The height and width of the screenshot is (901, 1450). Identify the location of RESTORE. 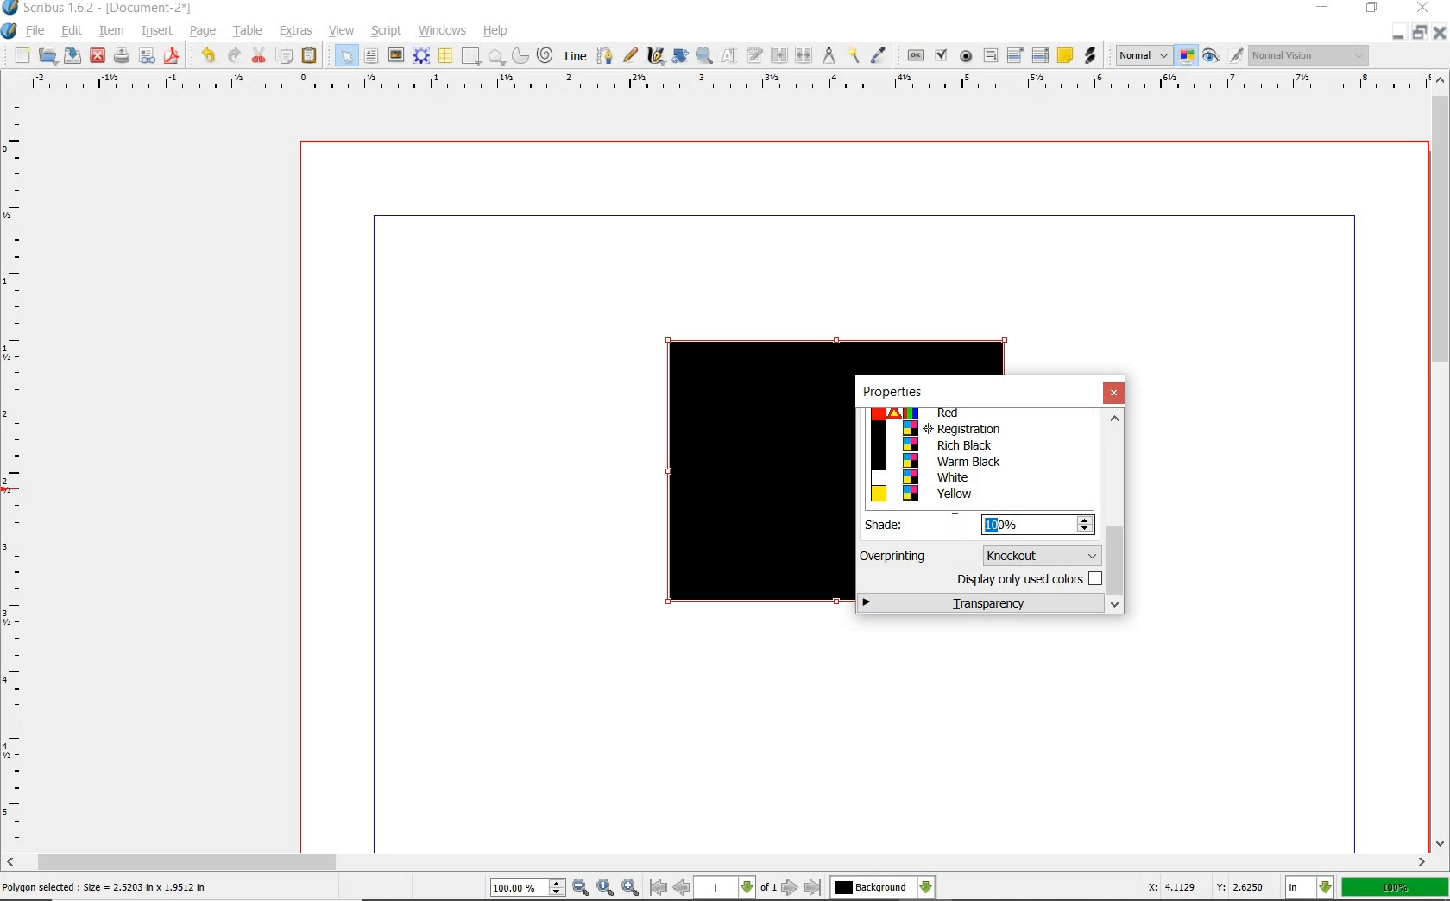
(1415, 35).